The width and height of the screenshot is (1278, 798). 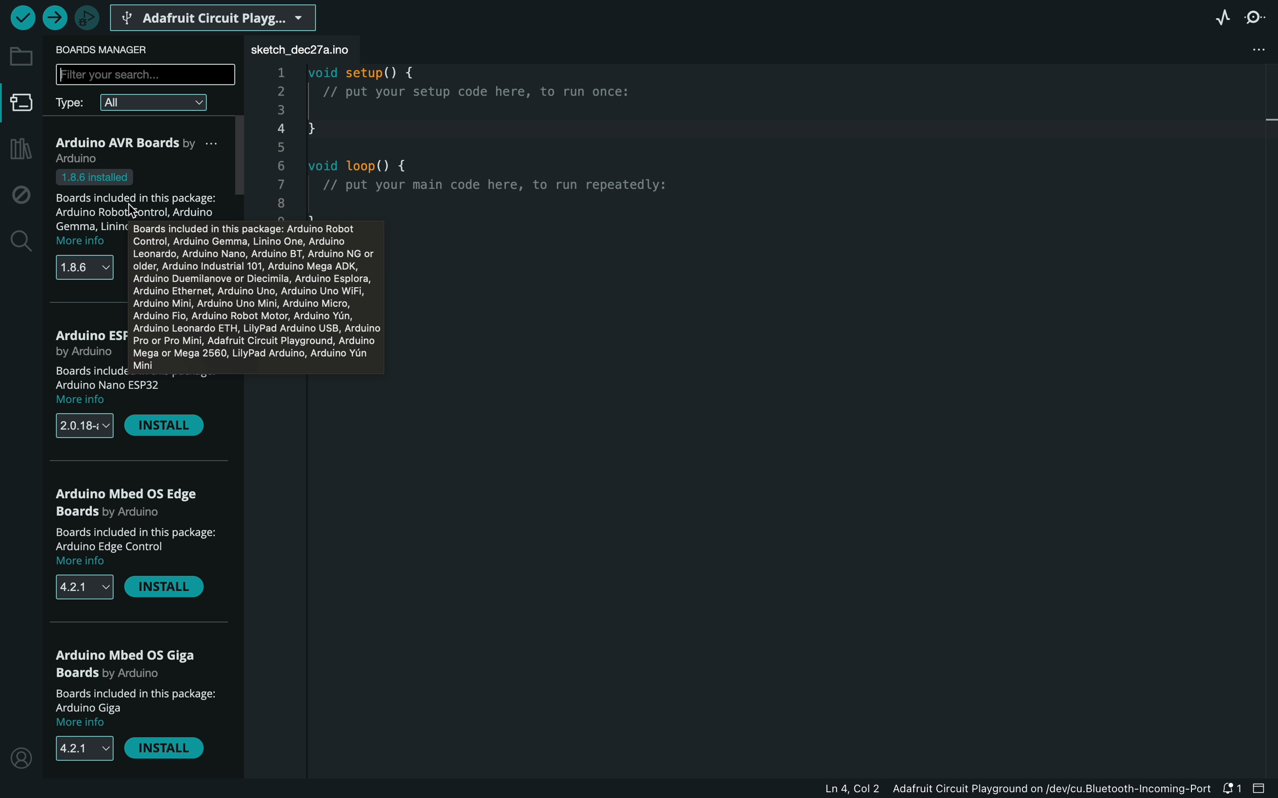 I want to click on serial monitor, so click(x=1256, y=18).